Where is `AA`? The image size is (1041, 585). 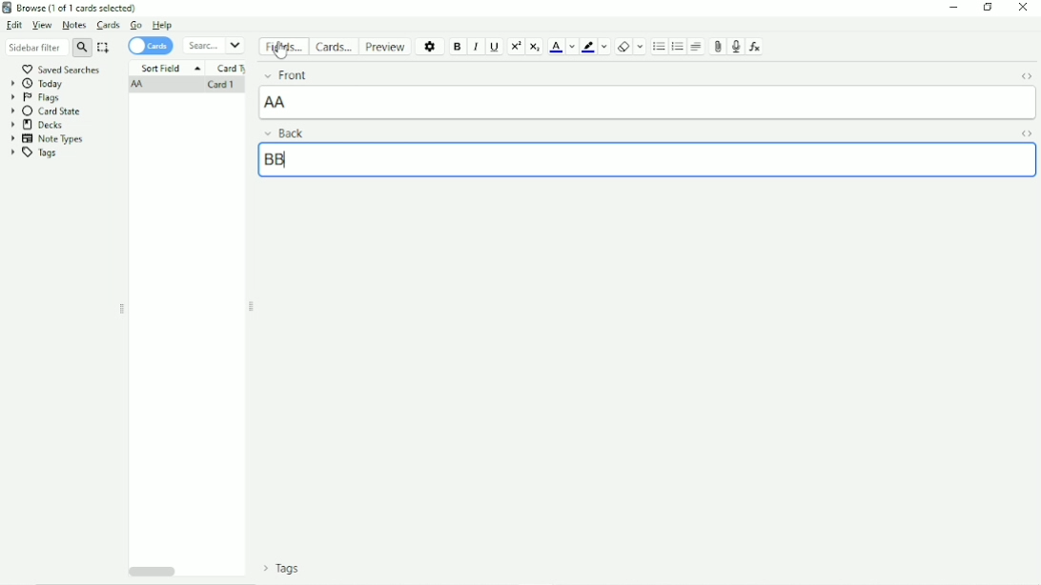
AA is located at coordinates (277, 102).